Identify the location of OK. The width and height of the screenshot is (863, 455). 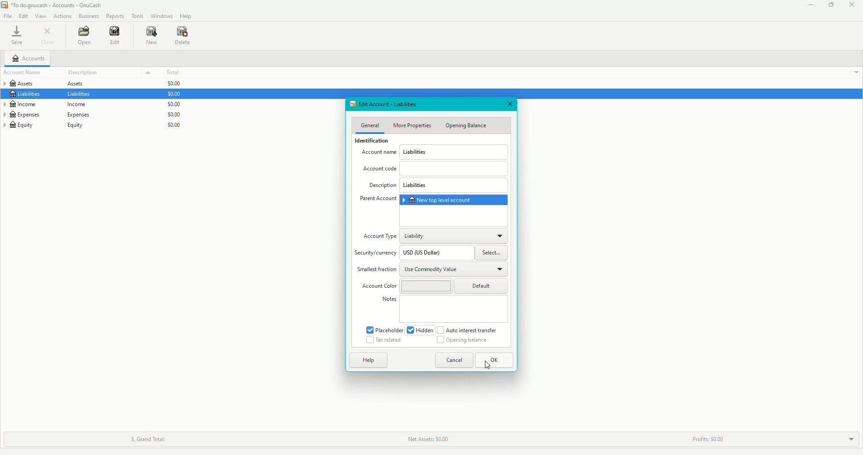
(494, 361).